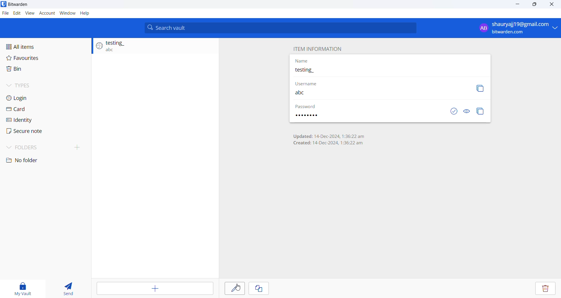  I want to click on Login, so click(41, 98).